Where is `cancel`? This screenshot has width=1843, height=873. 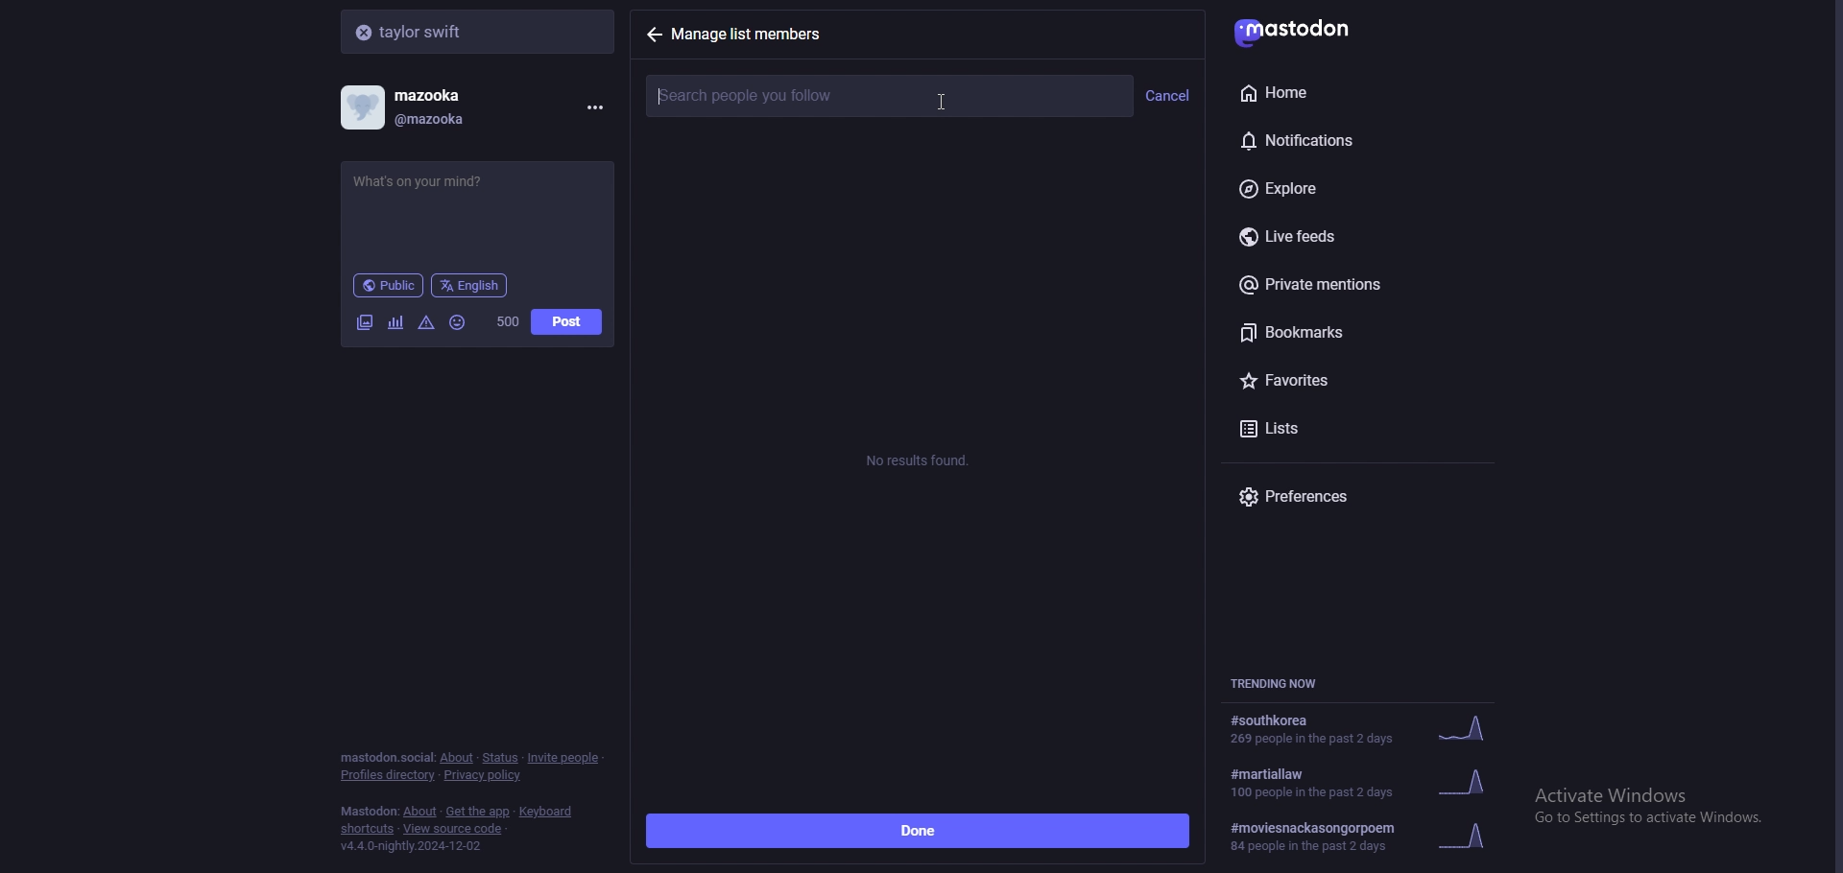 cancel is located at coordinates (1168, 97).